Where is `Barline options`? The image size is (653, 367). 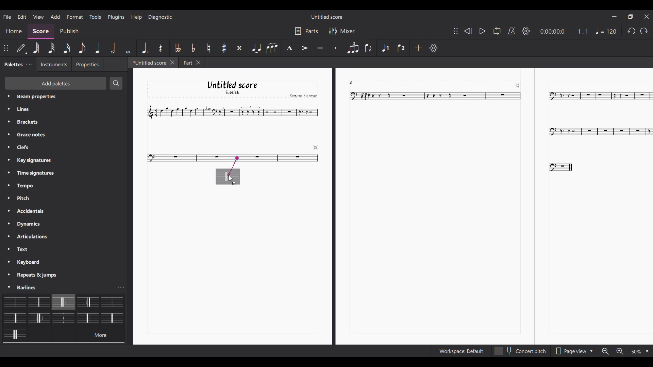 Barline options is located at coordinates (111, 302).